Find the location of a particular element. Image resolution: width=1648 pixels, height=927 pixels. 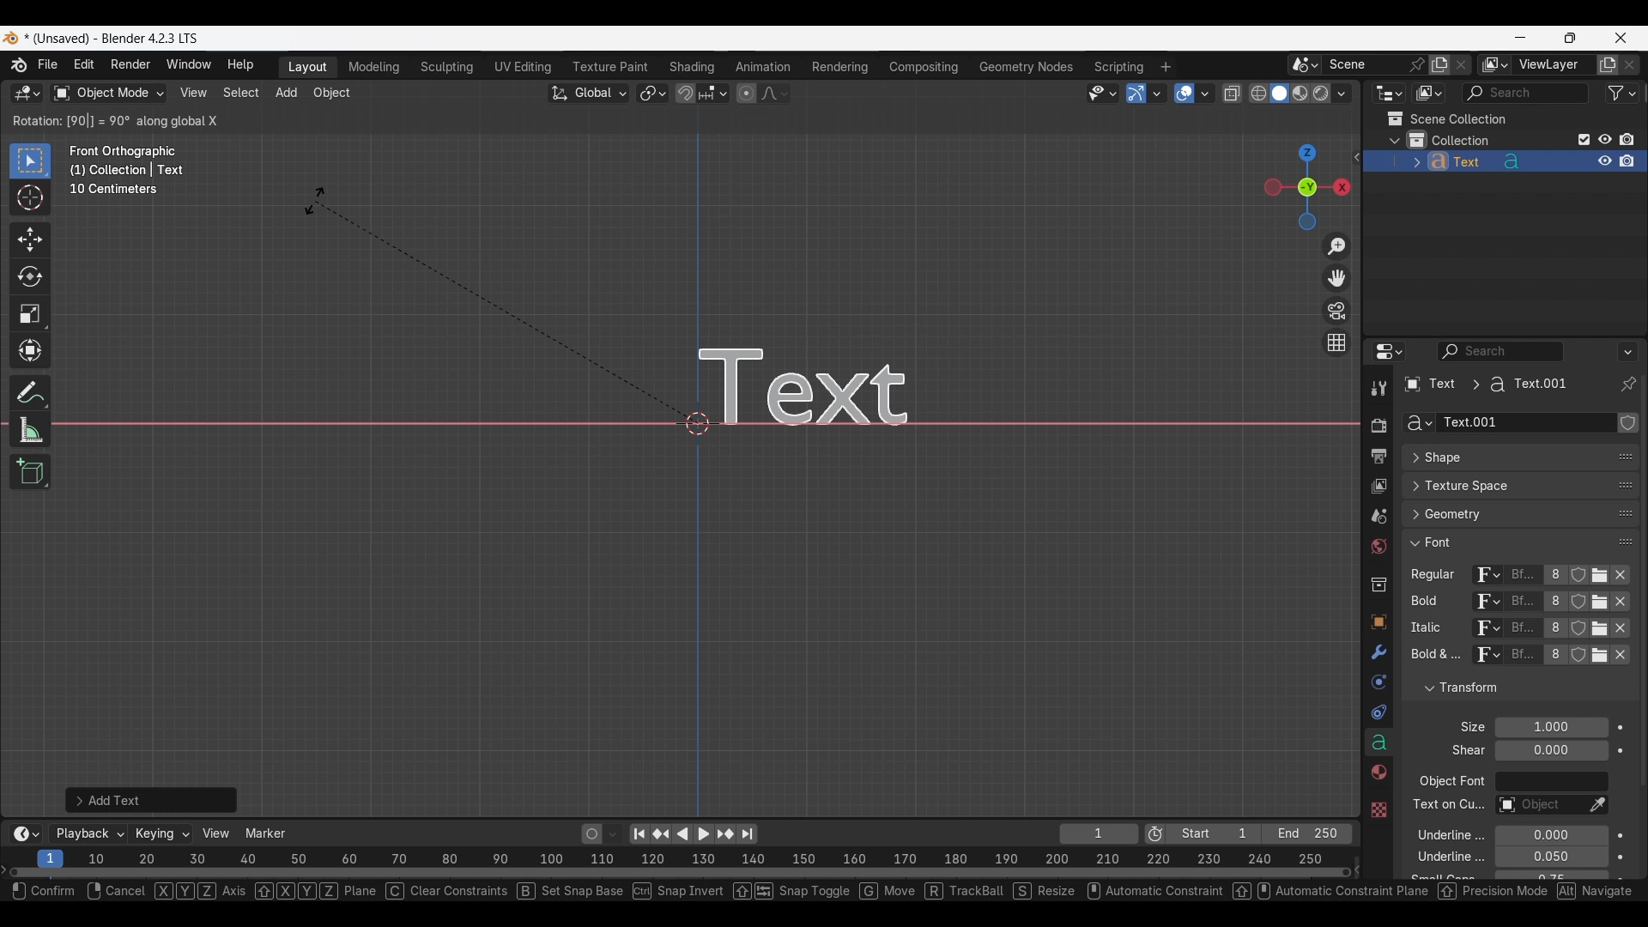

Object is located at coordinates (1378, 622).